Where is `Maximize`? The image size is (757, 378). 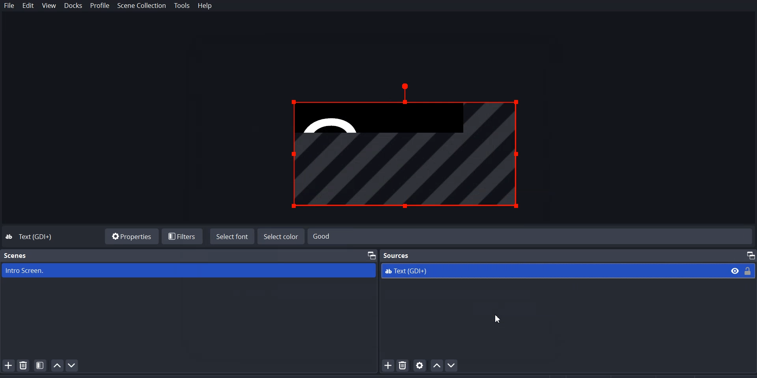
Maximize is located at coordinates (747, 254).